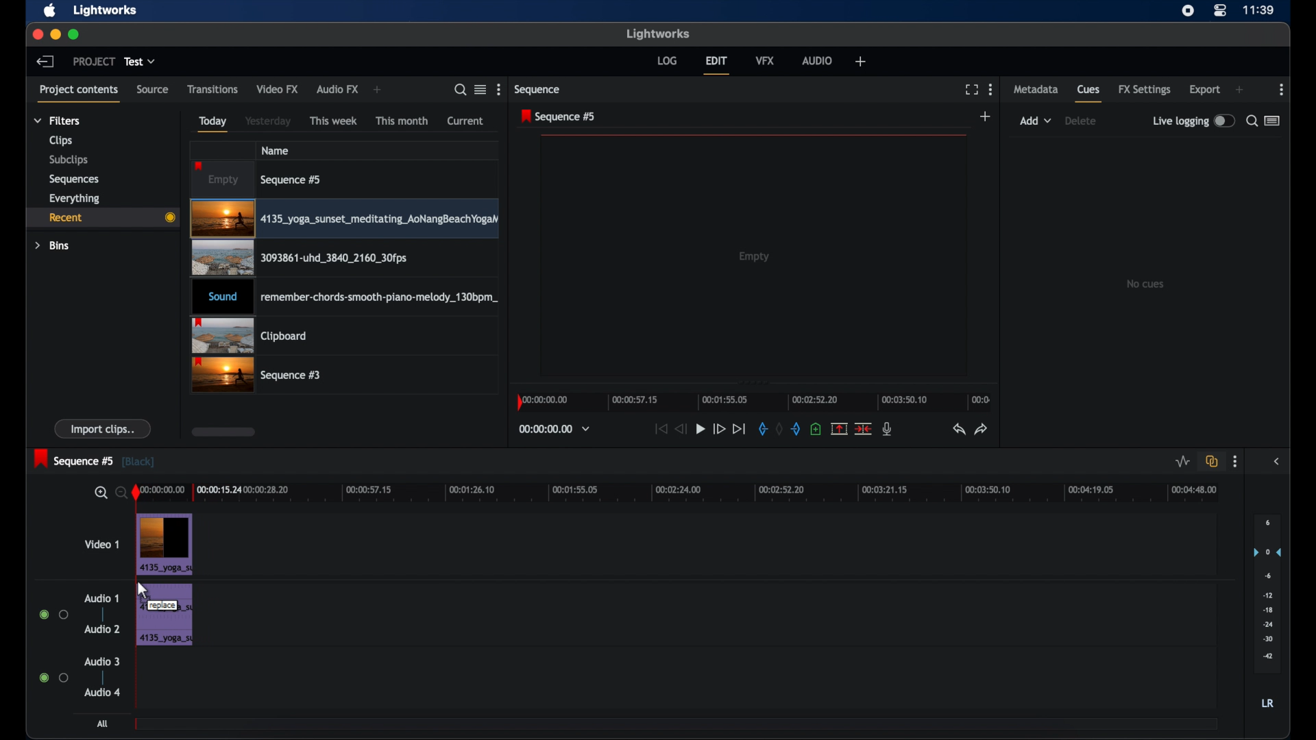  What do you see at coordinates (798, 430) in the screenshot?
I see `out mark` at bounding box center [798, 430].